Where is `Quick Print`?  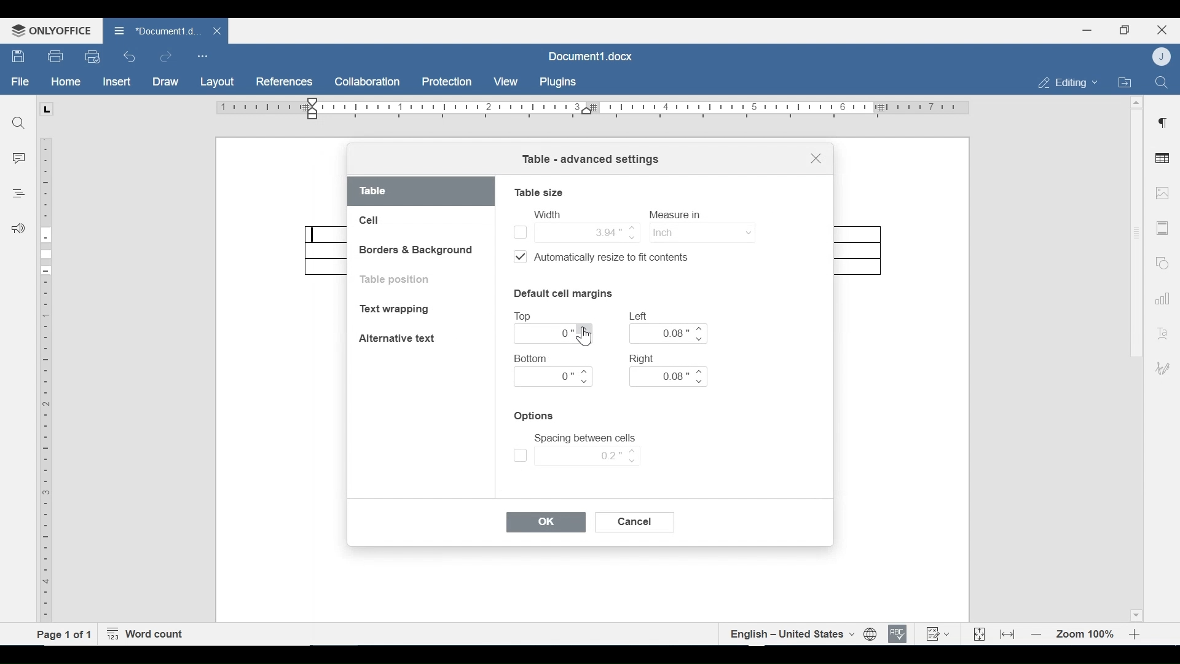
Quick Print is located at coordinates (92, 56).